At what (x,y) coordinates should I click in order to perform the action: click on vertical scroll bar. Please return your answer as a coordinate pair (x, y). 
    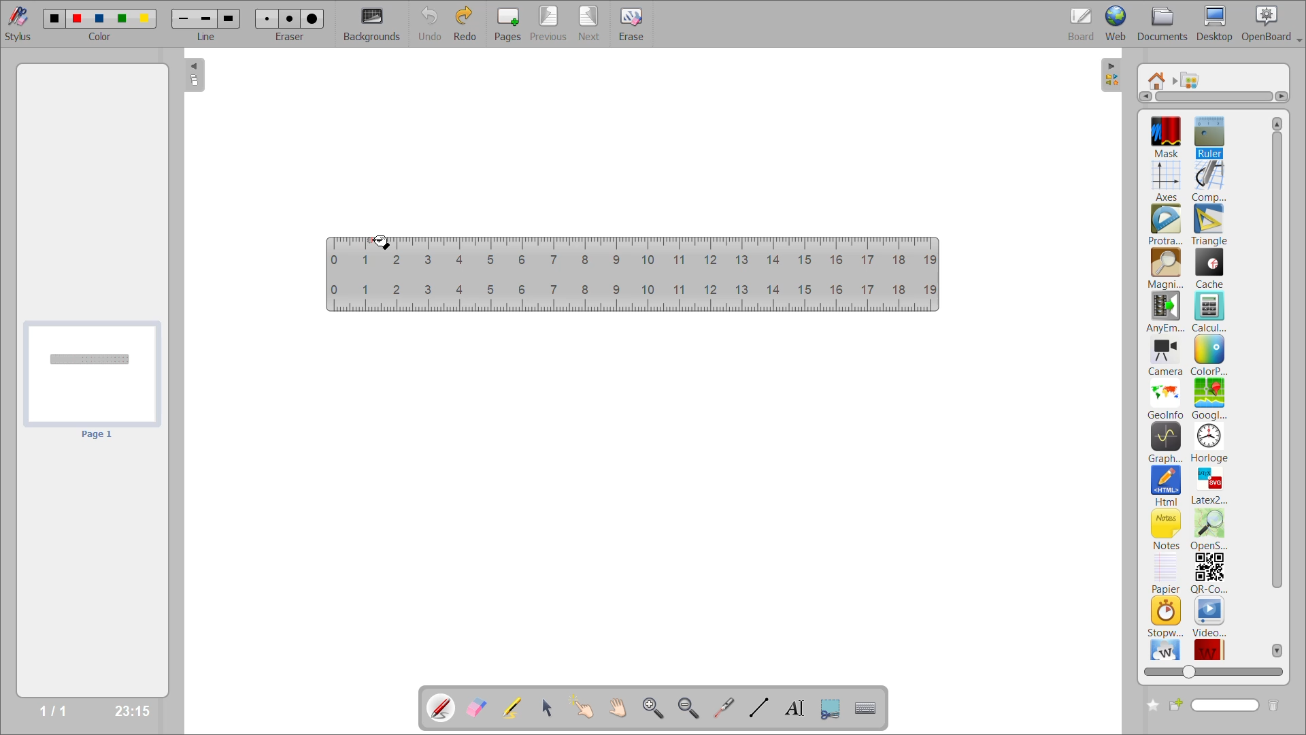
    Looking at the image, I should click on (1278, 387).